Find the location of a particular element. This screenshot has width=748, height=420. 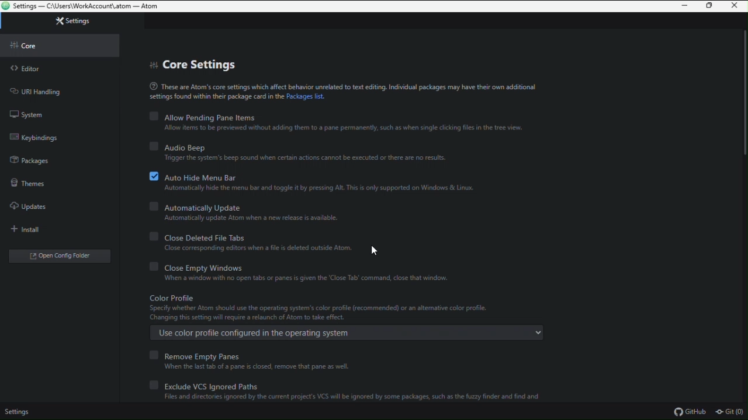

automatically update is located at coordinates (275, 205).